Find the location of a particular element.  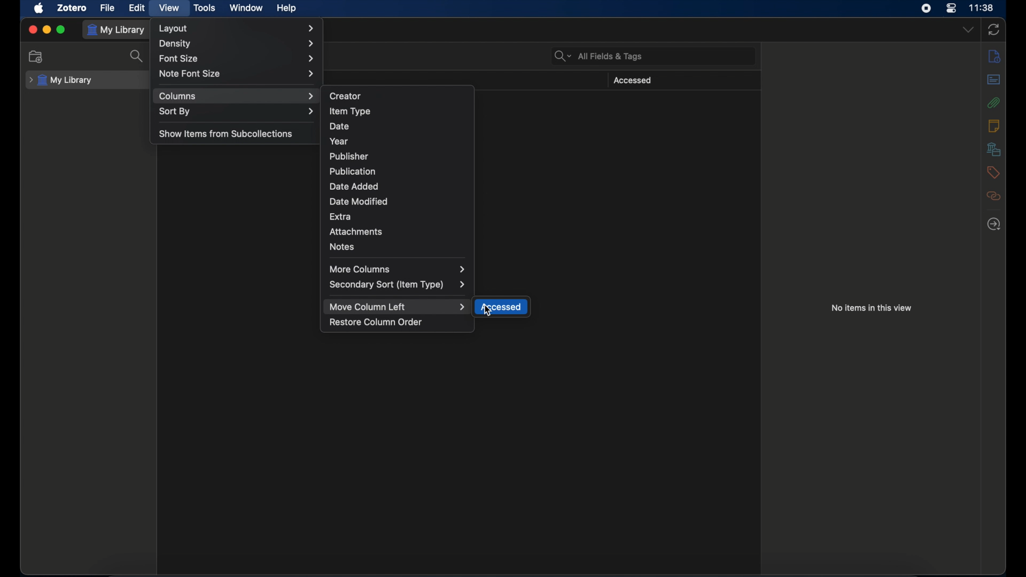

date added is located at coordinates (354, 186).